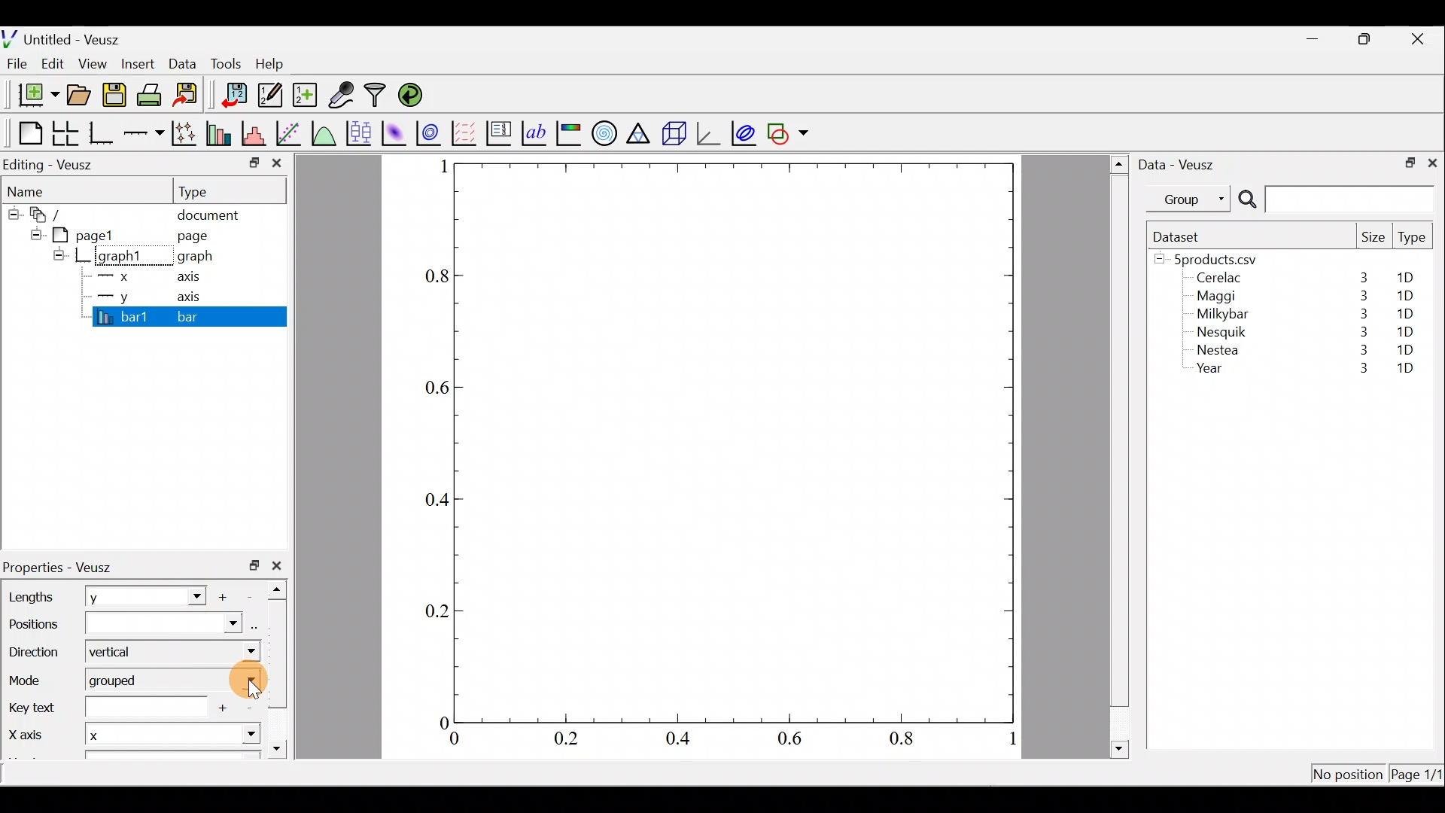 The height and width of the screenshot is (813, 1445). What do you see at coordinates (640, 131) in the screenshot?
I see `Ternary graph` at bounding box center [640, 131].